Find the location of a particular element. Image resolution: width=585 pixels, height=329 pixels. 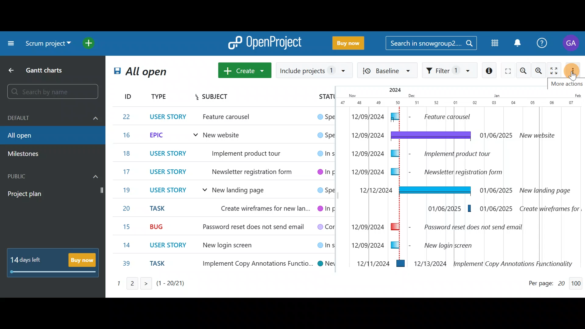

All open is located at coordinates (48, 136).